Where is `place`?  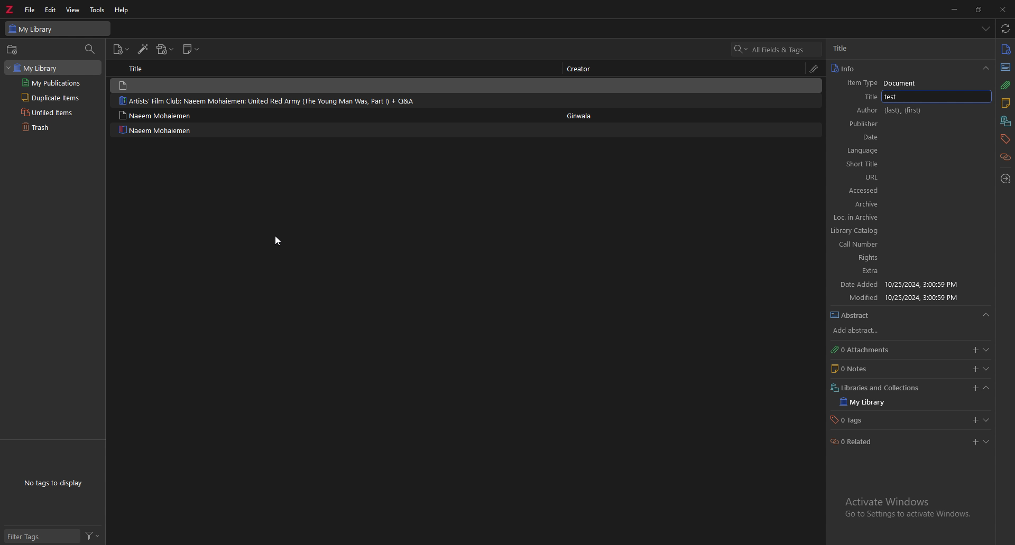 place is located at coordinates (859, 204).